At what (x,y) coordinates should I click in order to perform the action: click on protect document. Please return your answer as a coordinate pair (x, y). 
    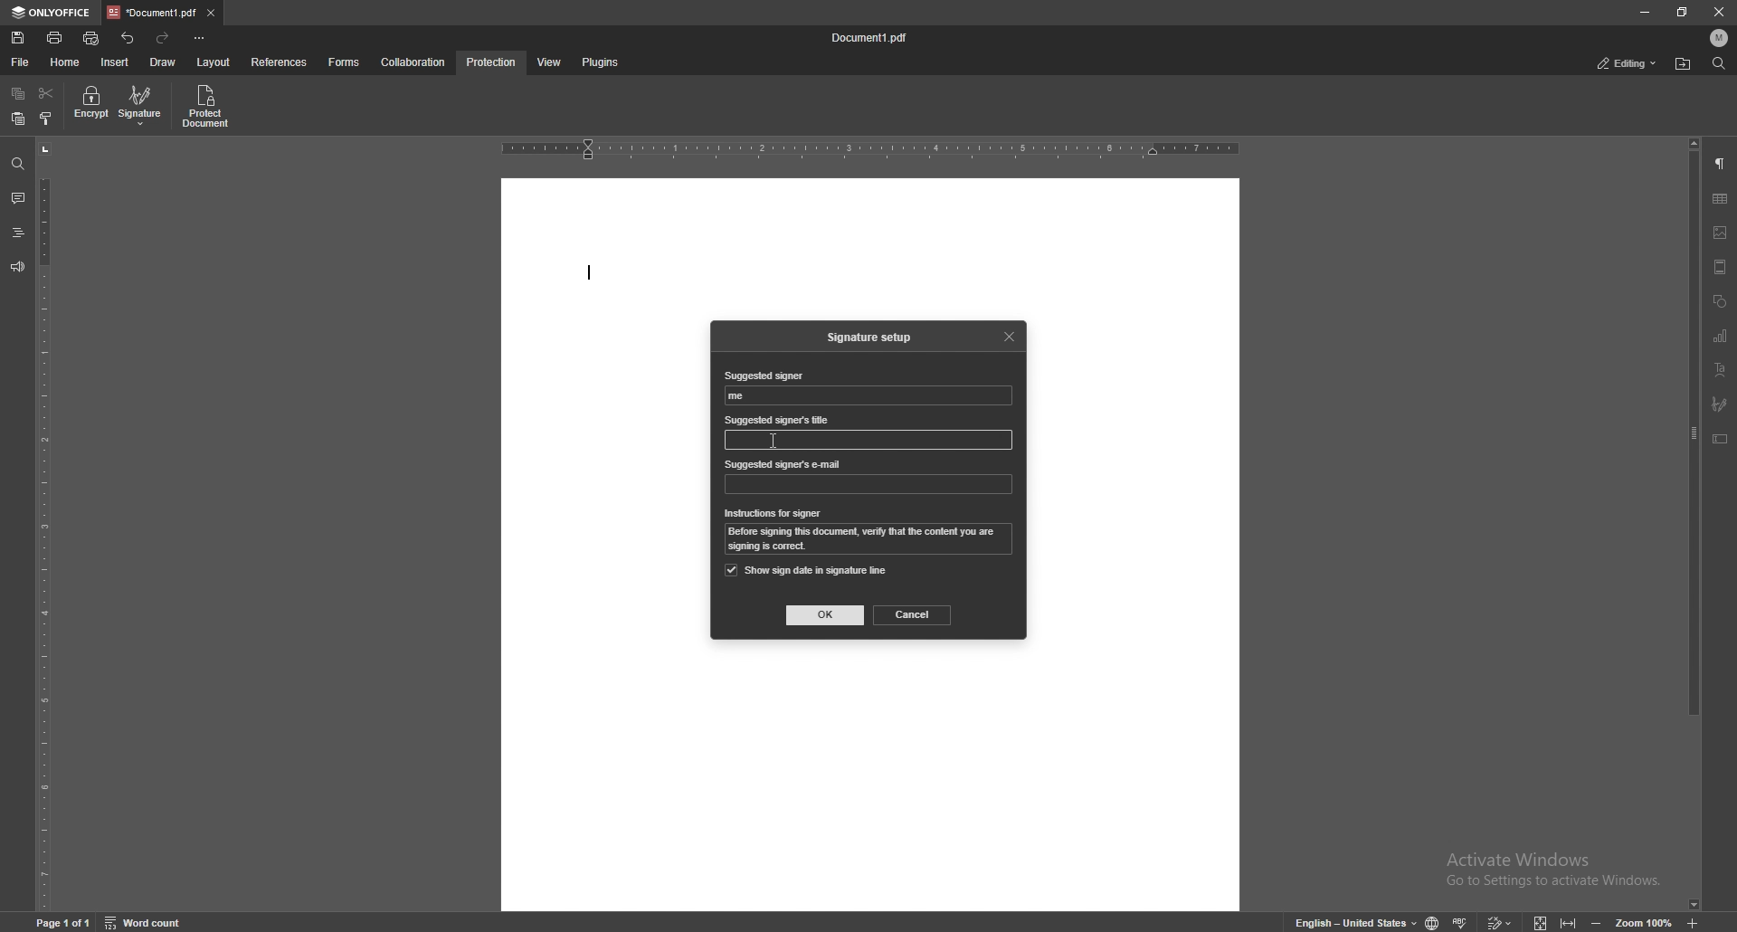
    Looking at the image, I should click on (208, 106).